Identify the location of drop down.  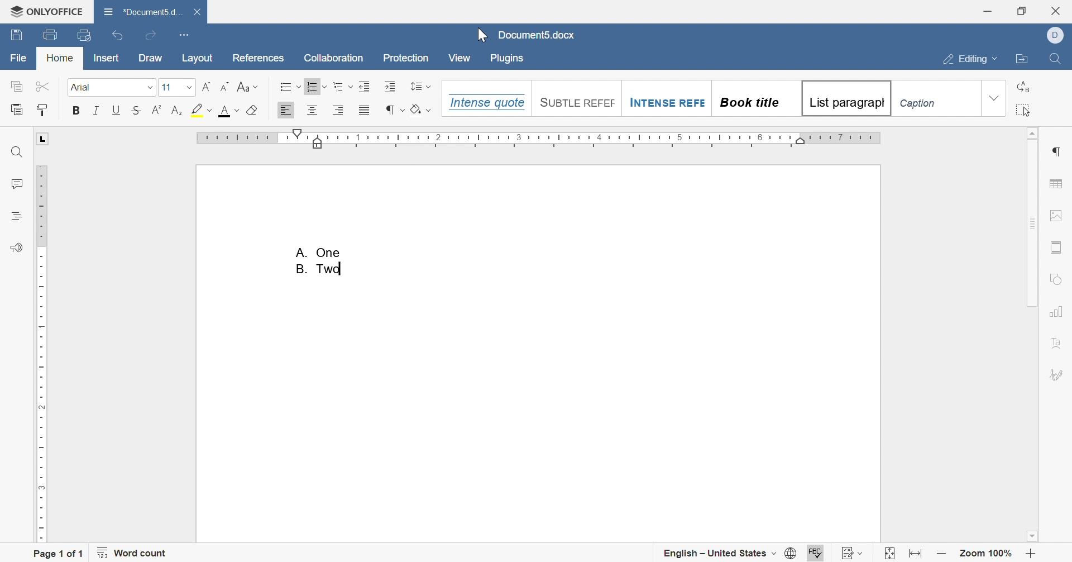
(995, 98).